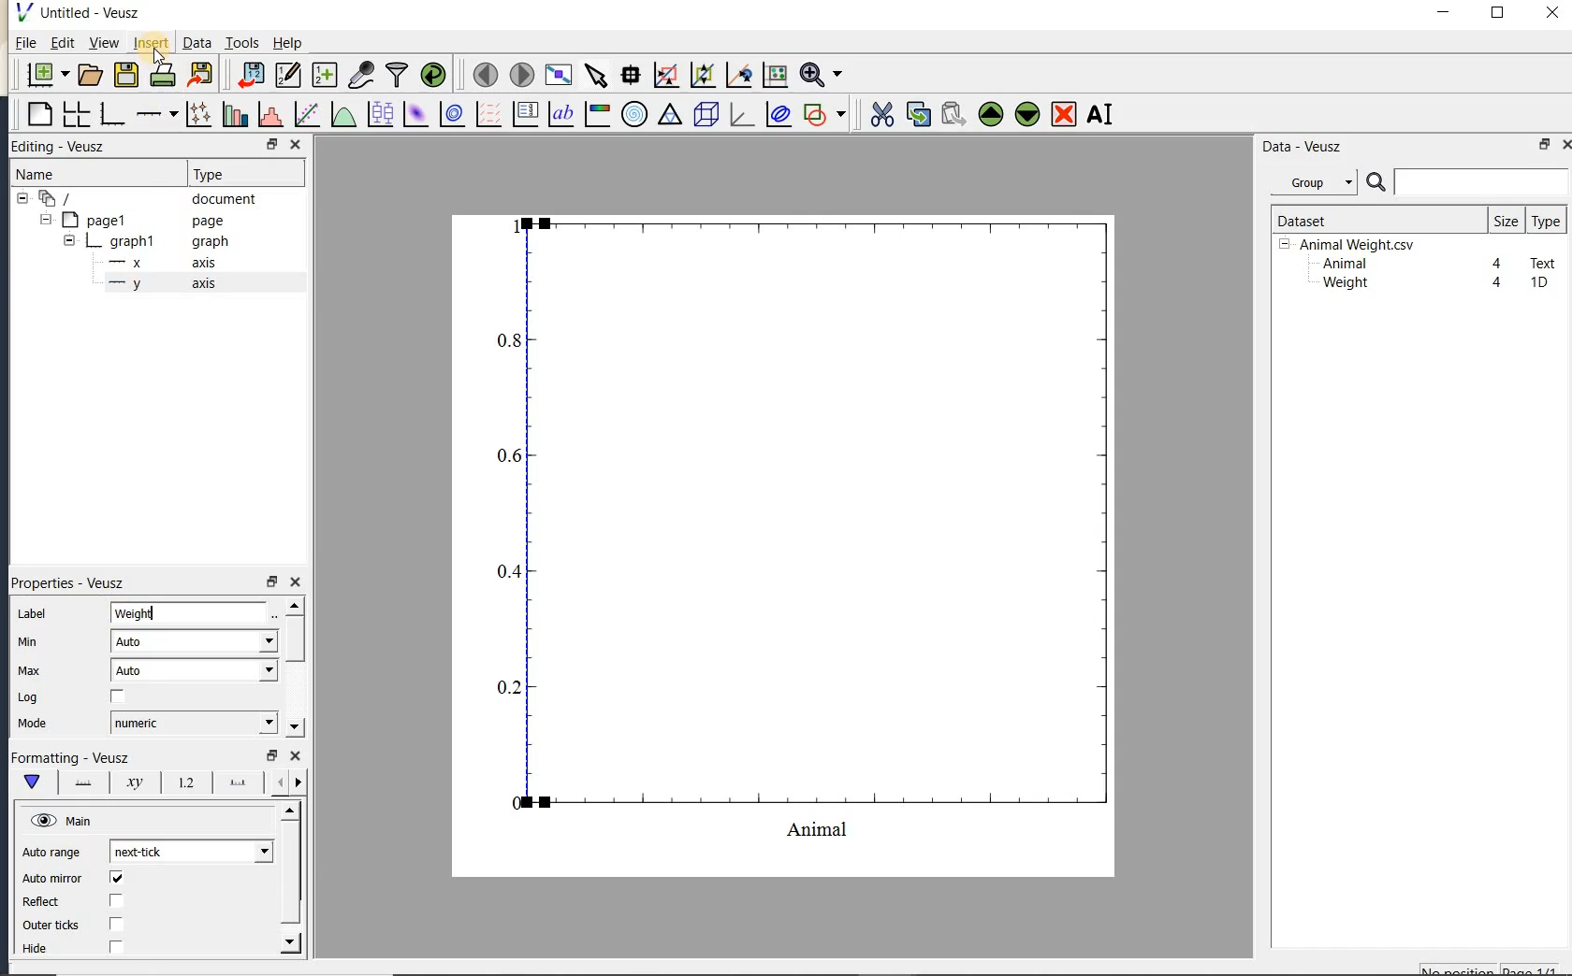  Describe the element at coordinates (881, 115) in the screenshot. I see `cut the selected widget` at that location.